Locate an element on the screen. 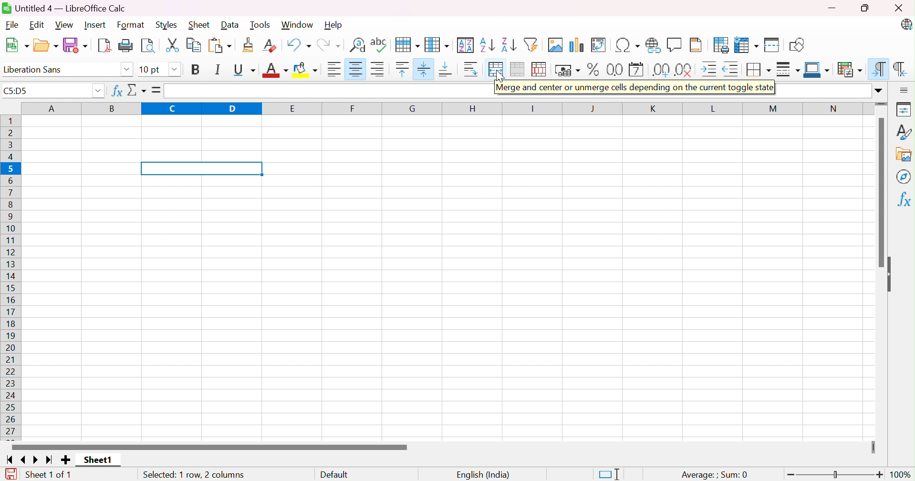  Spelling is located at coordinates (379, 45).